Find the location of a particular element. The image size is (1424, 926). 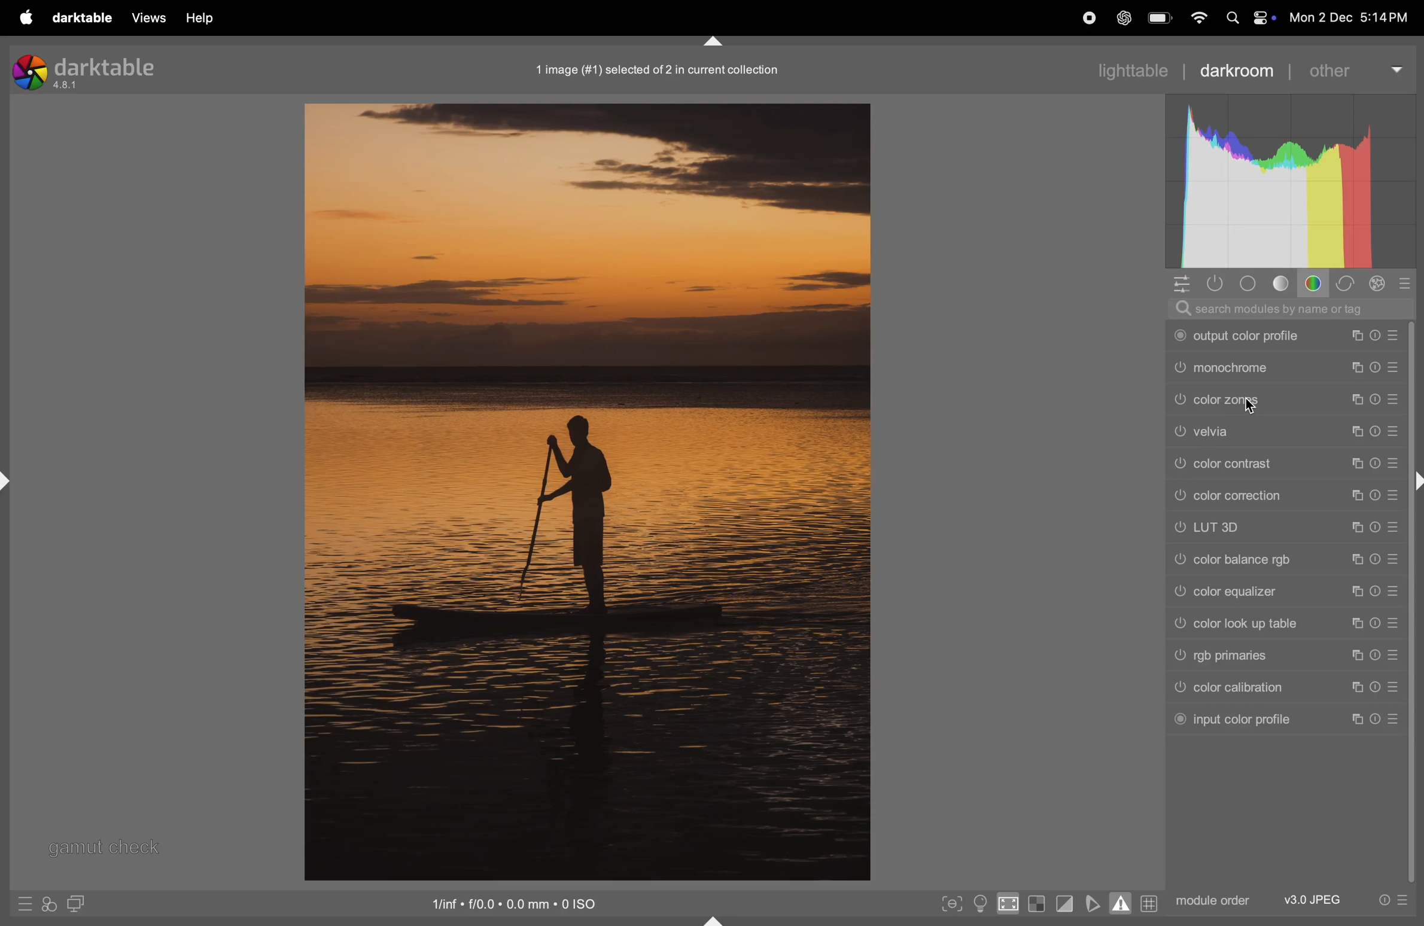

battery is located at coordinates (1160, 16).